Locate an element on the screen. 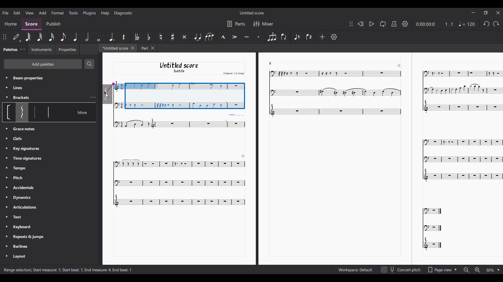 The height and width of the screenshot is (282, 503).  is located at coordinates (335, 92).